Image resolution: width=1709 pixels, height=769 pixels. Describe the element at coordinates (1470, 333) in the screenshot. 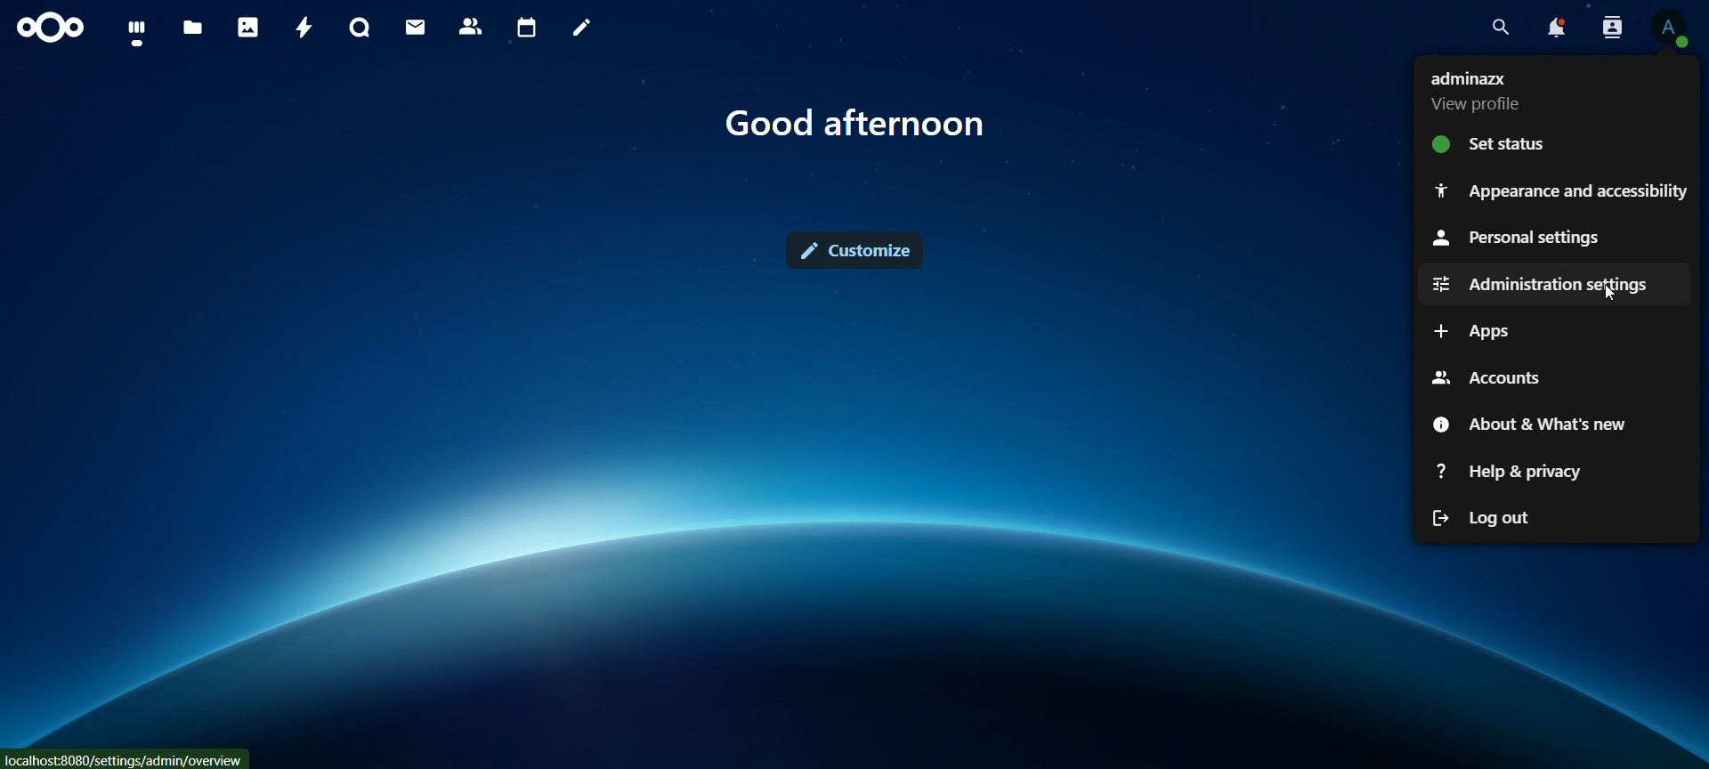

I see `apps` at that location.